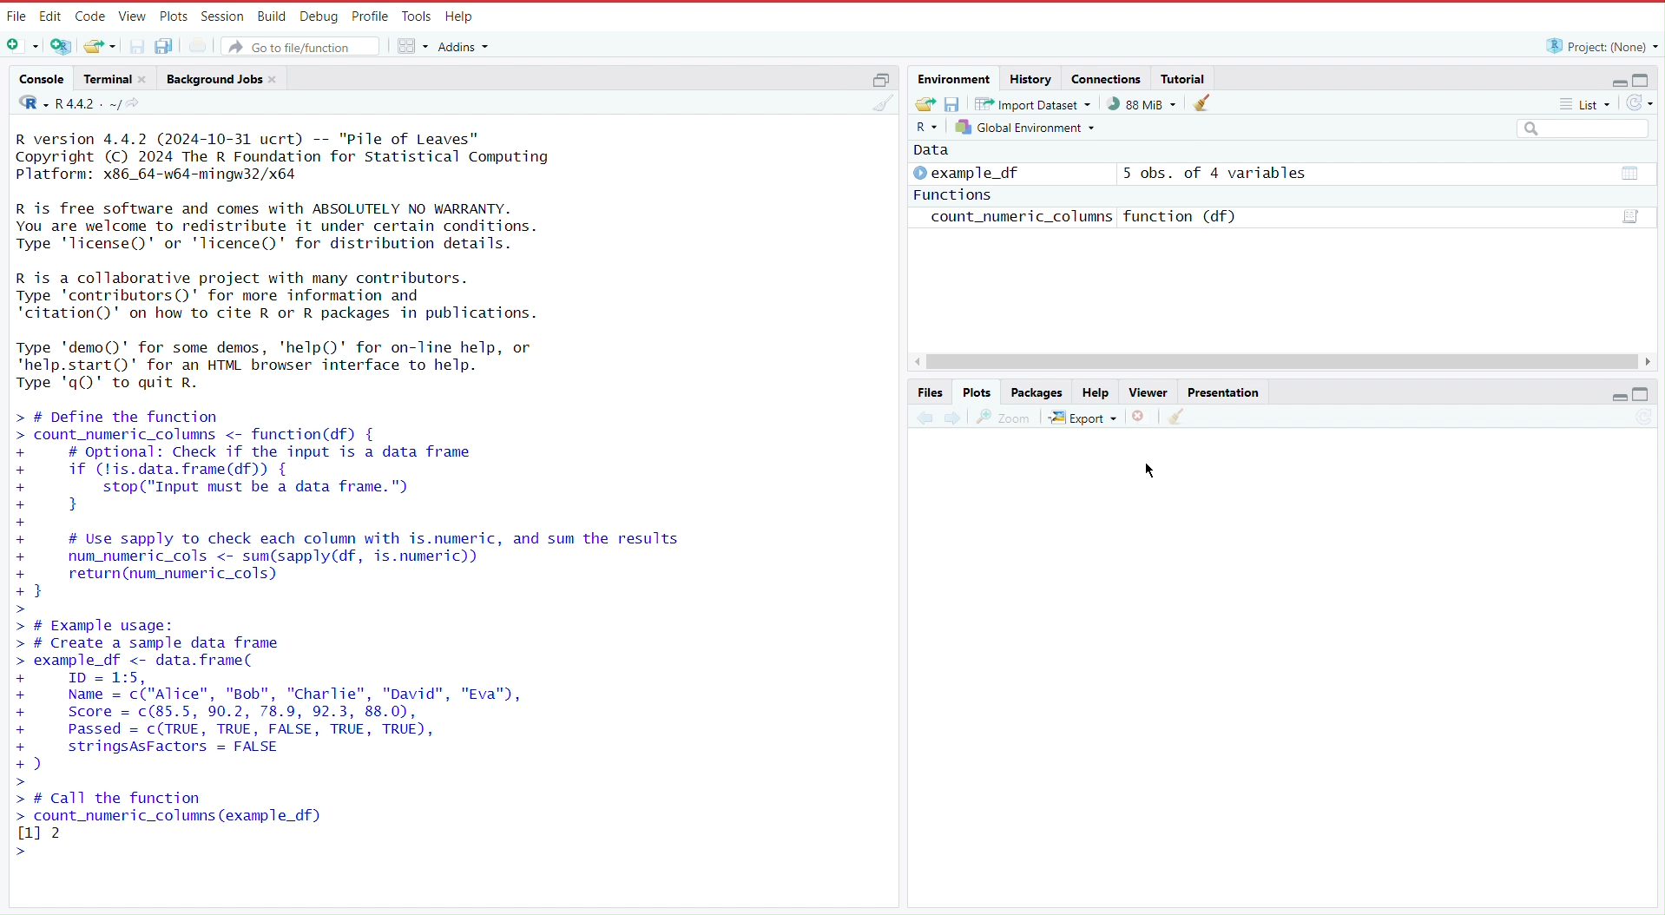 The width and height of the screenshot is (1665, 915). Describe the element at coordinates (1155, 468) in the screenshot. I see `Cursor` at that location.